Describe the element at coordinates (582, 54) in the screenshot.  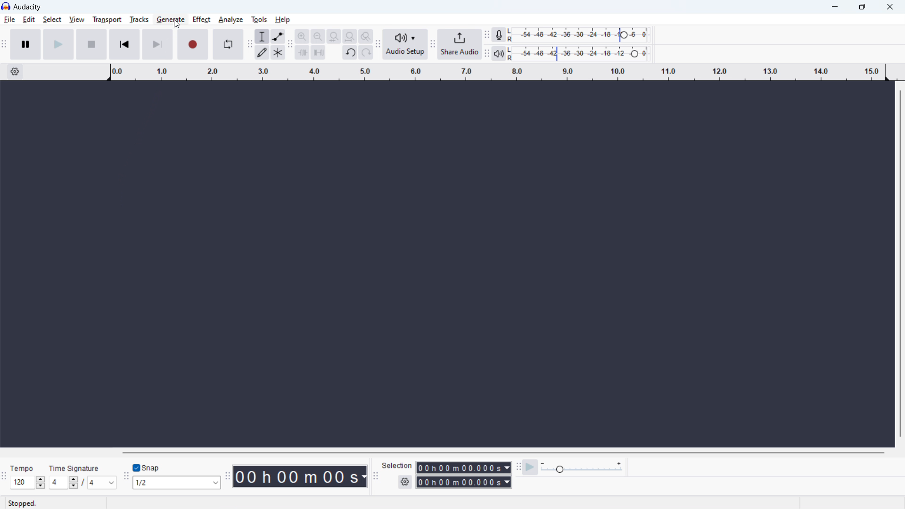
I see `playback meter` at that location.